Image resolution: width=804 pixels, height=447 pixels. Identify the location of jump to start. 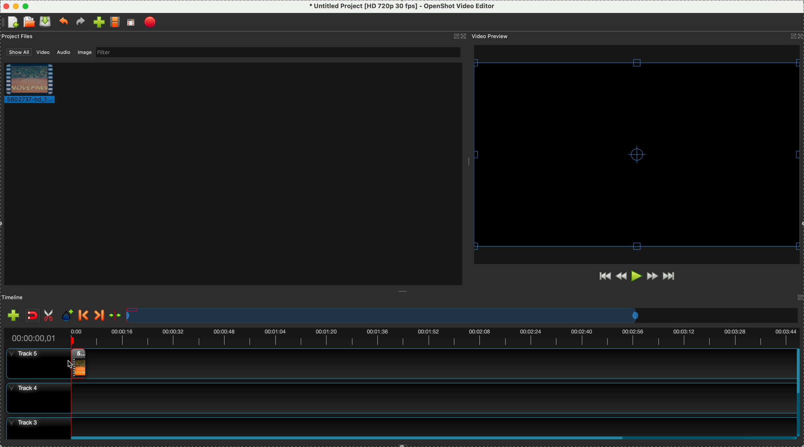
(604, 276).